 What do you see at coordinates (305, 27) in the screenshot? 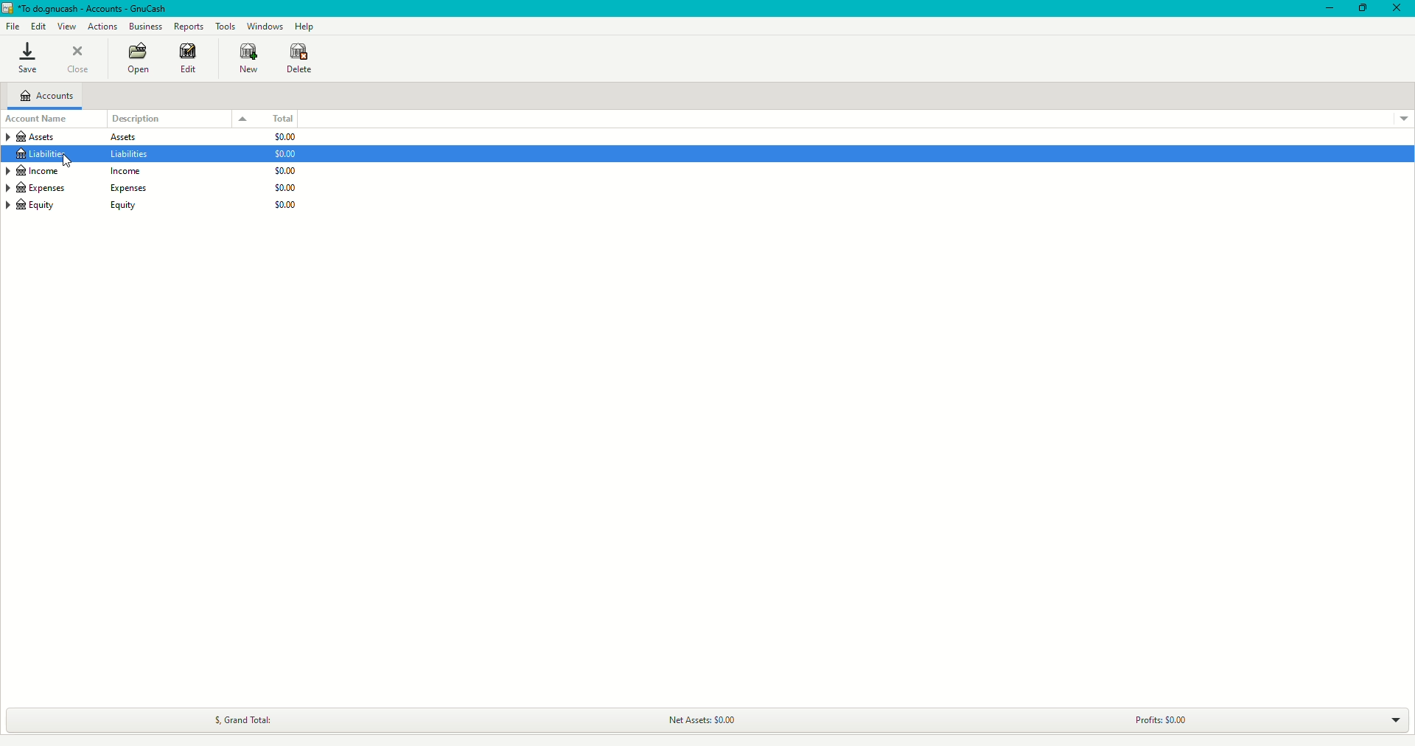
I see `Help` at bounding box center [305, 27].